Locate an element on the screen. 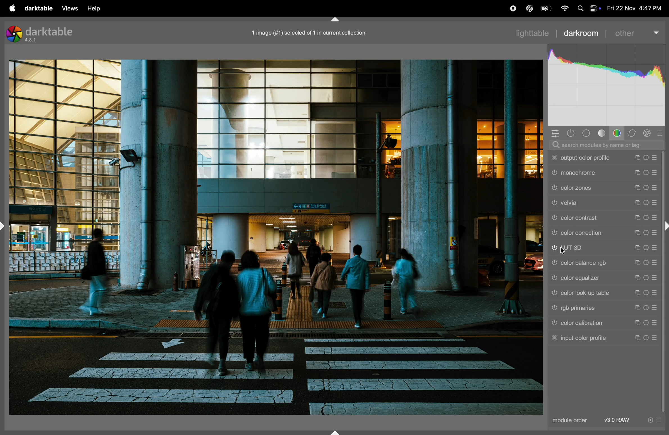  reset is located at coordinates (646, 337).